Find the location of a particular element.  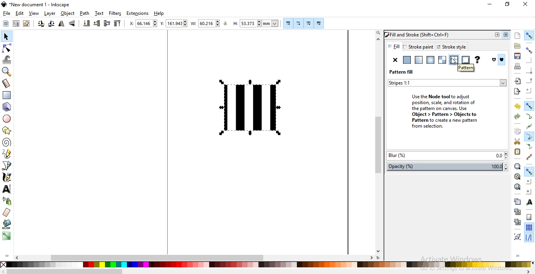

minimize is located at coordinates (490, 5).